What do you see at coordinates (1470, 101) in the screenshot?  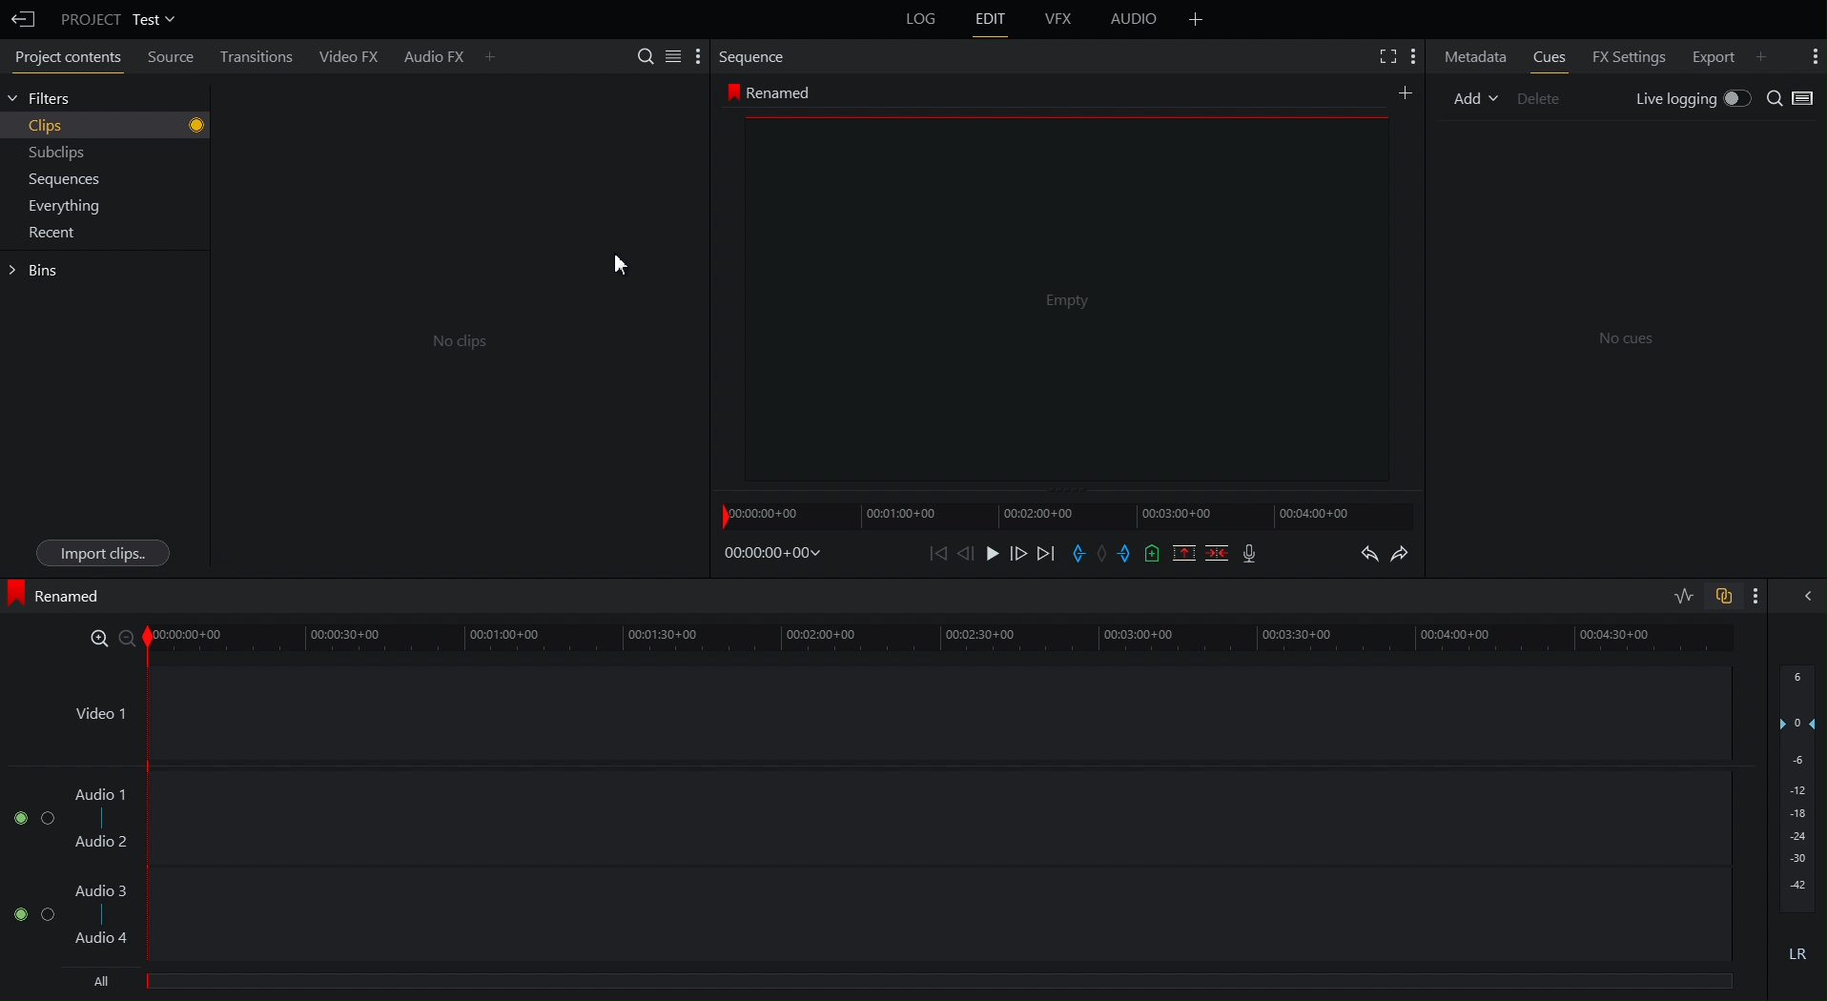 I see `Add` at bounding box center [1470, 101].